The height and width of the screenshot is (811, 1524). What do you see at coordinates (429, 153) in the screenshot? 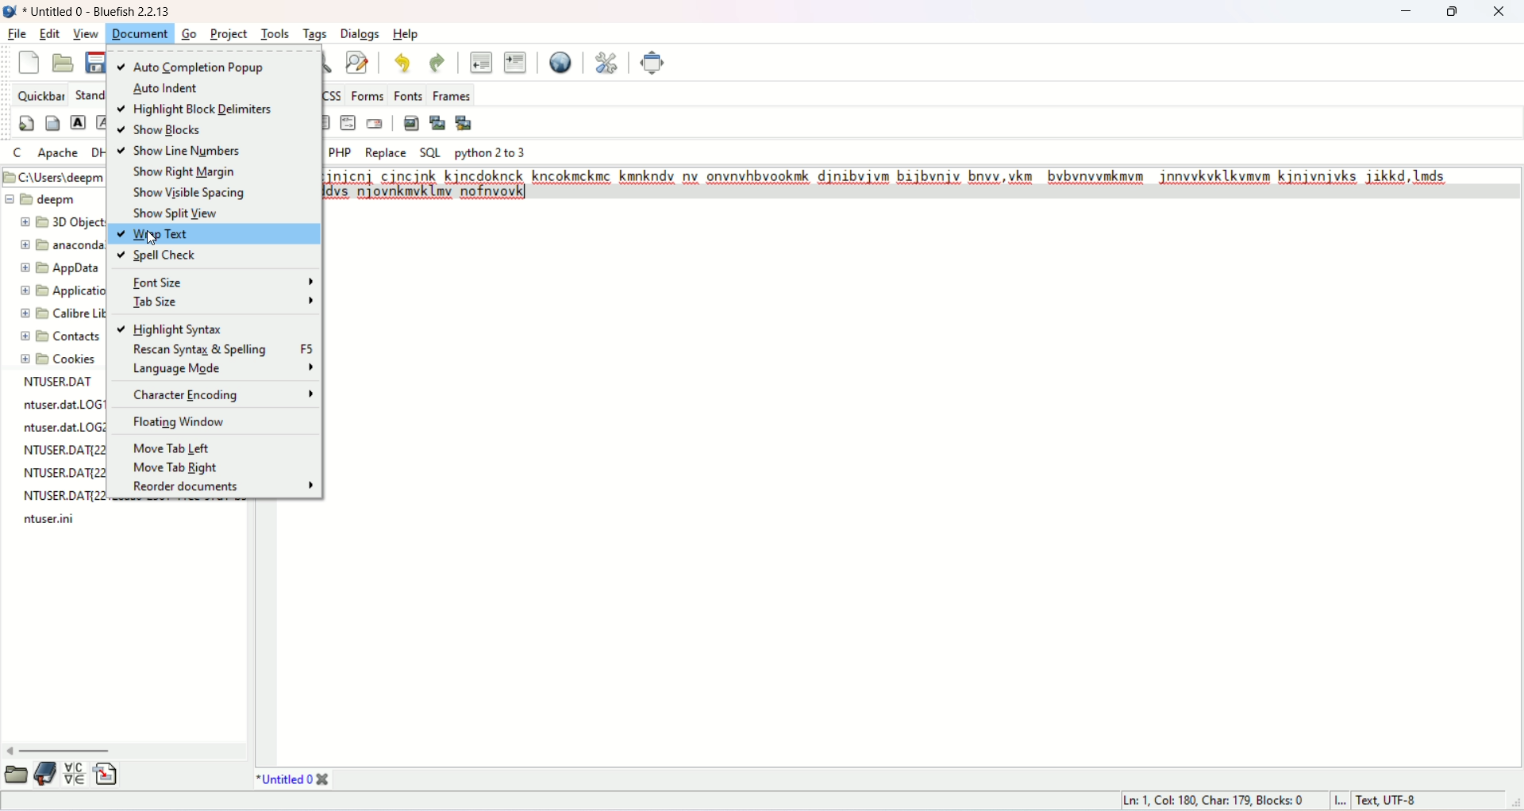
I see `SQL` at bounding box center [429, 153].